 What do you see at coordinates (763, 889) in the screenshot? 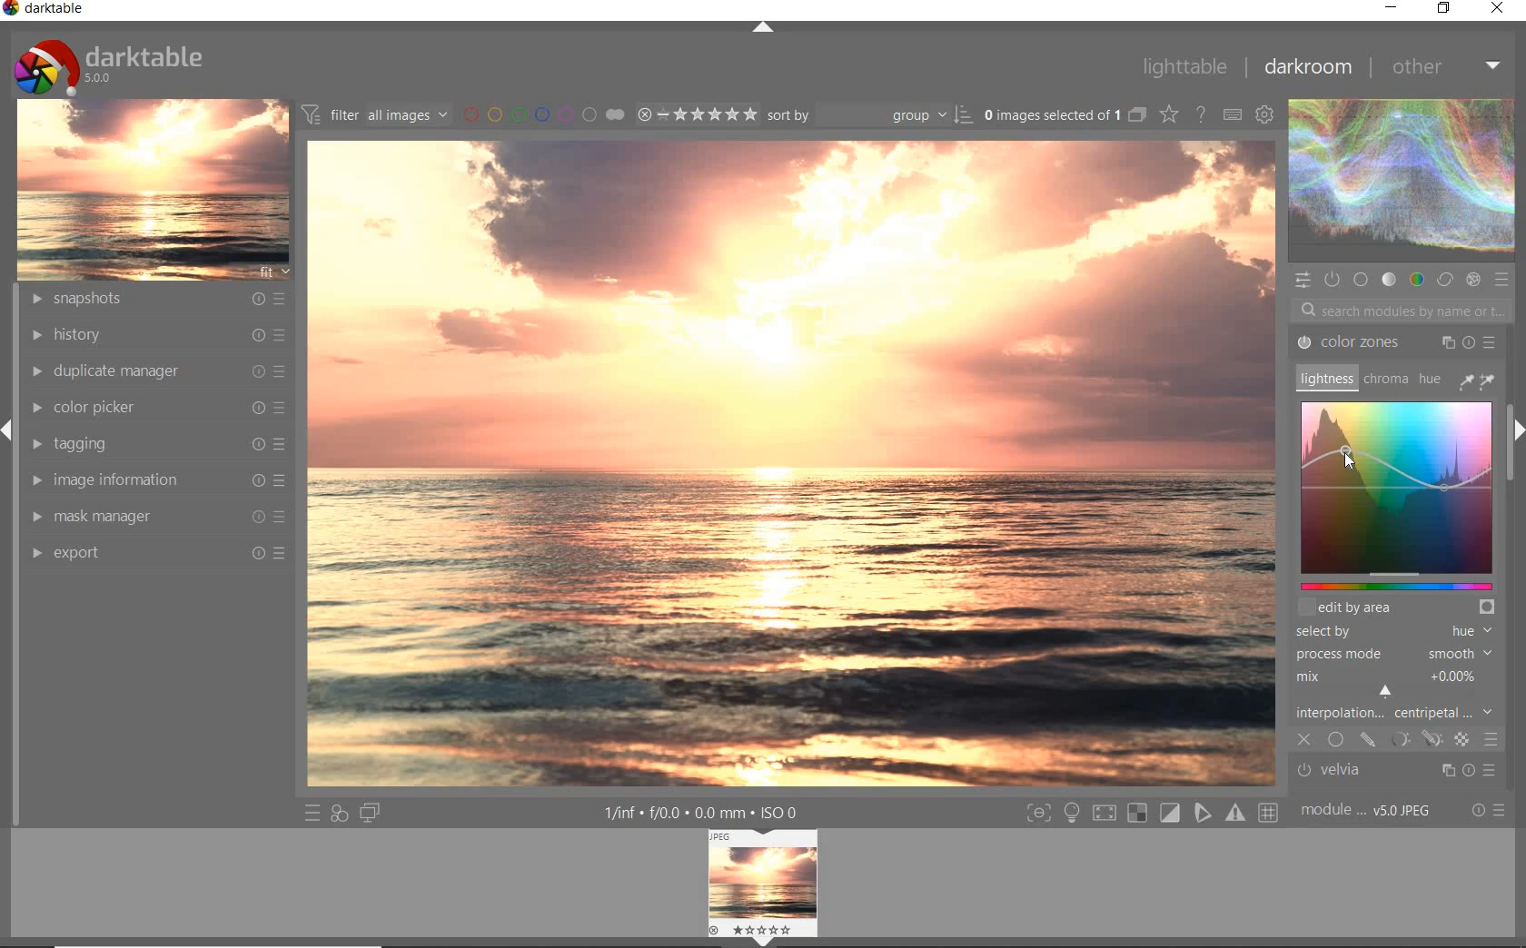
I see `IMAGE PREVIEW` at bounding box center [763, 889].